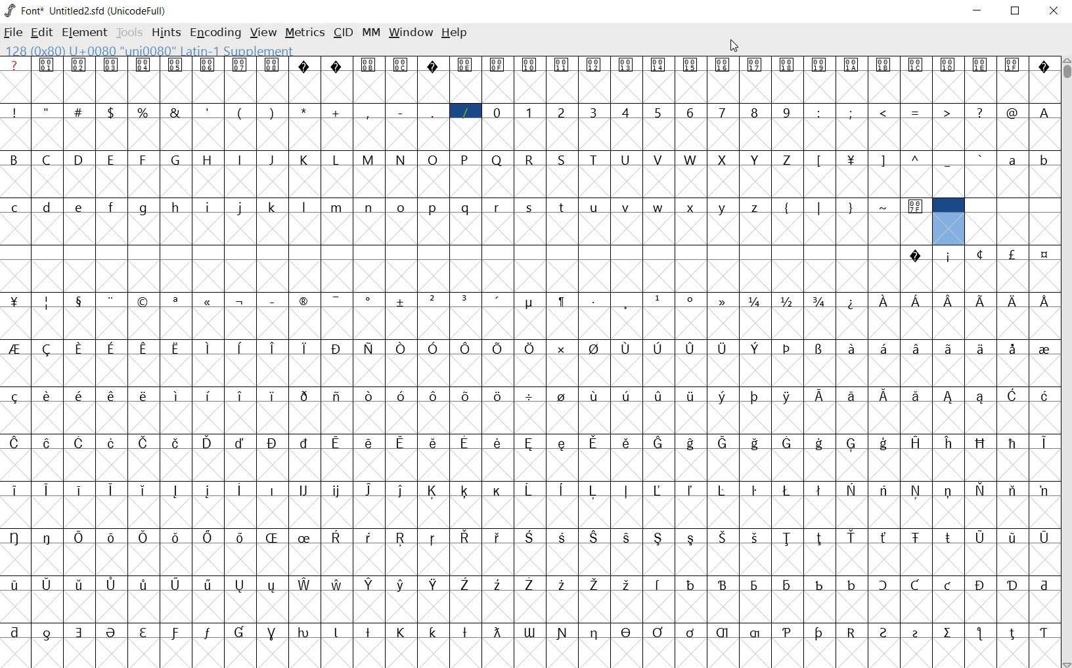 This screenshot has width=1072, height=668. I want to click on c, so click(16, 205).